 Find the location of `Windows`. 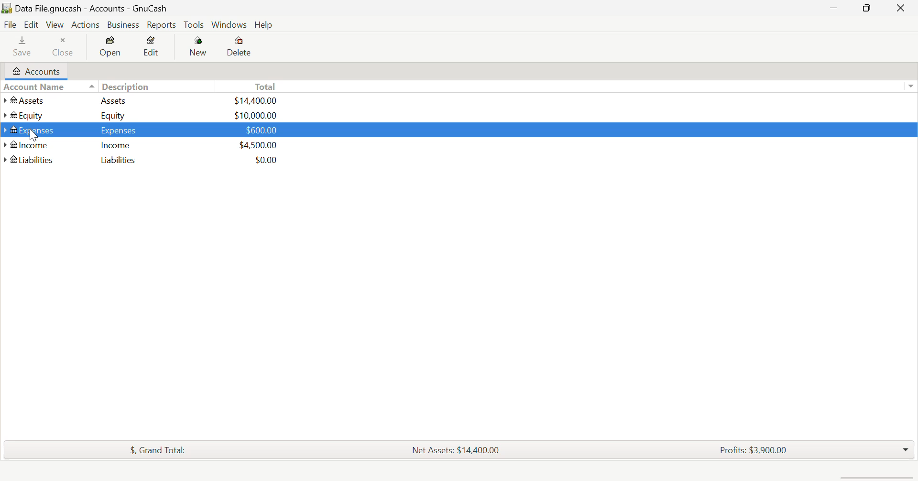

Windows is located at coordinates (229, 25).